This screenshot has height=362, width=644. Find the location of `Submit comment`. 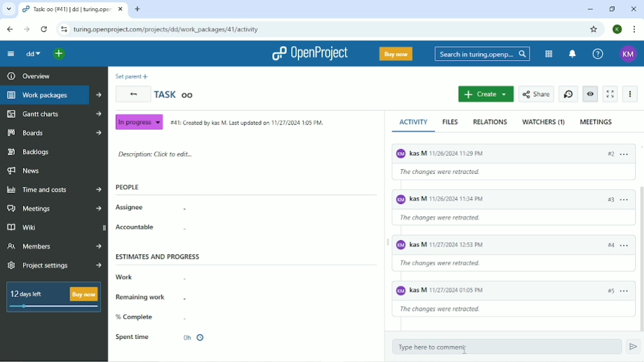

Submit comment is located at coordinates (633, 347).